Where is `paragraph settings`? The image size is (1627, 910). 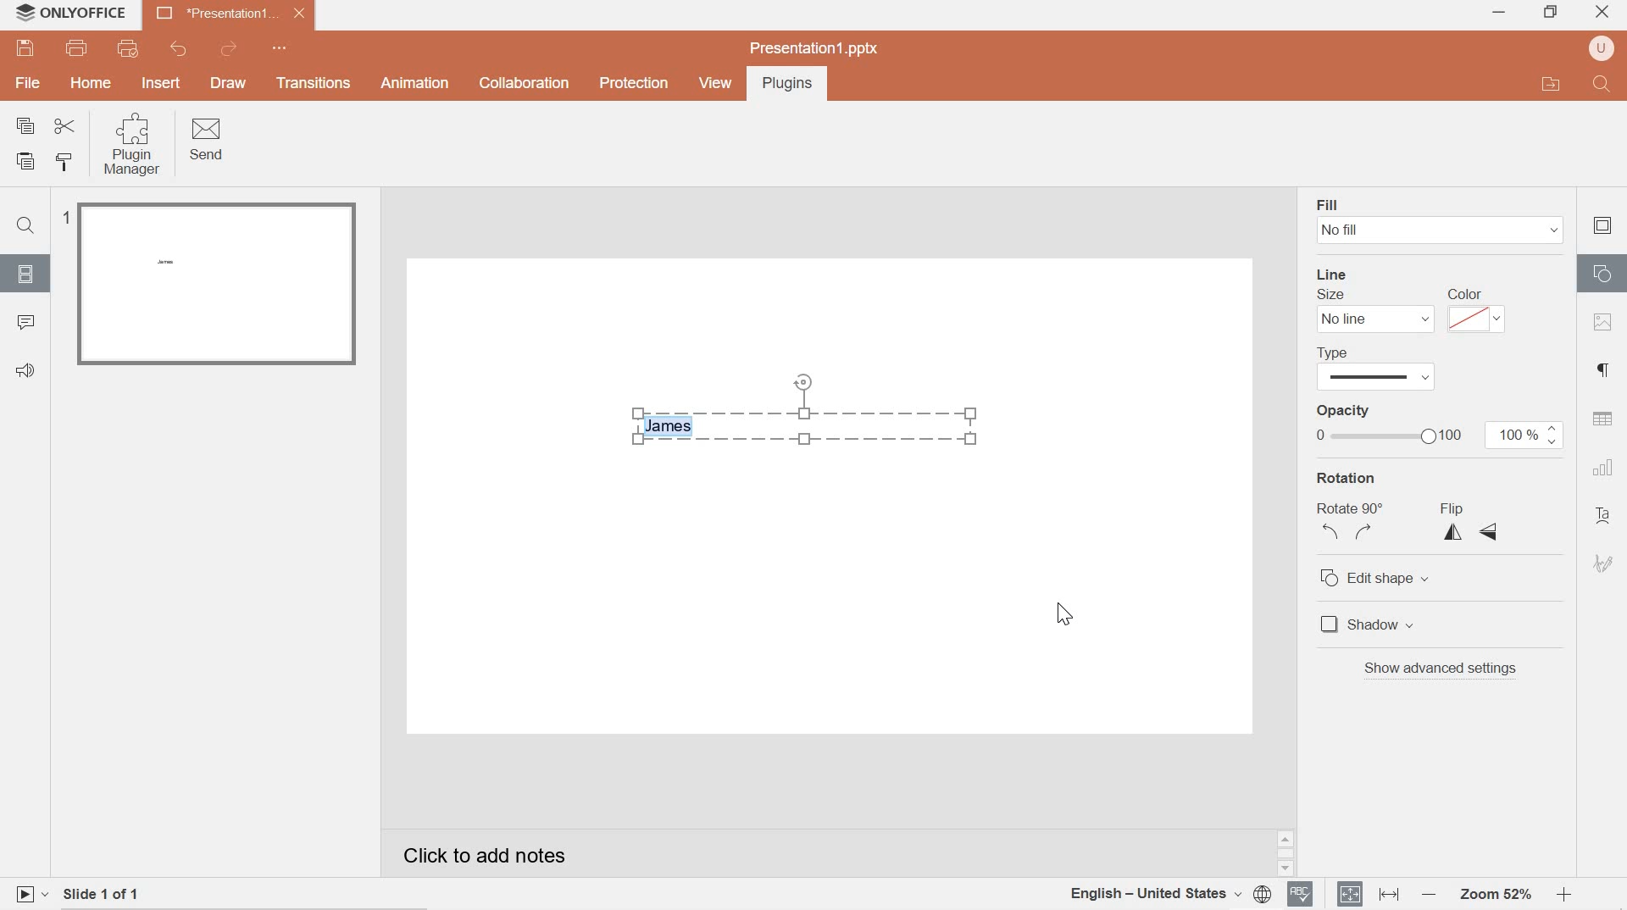
paragraph settings is located at coordinates (1606, 371).